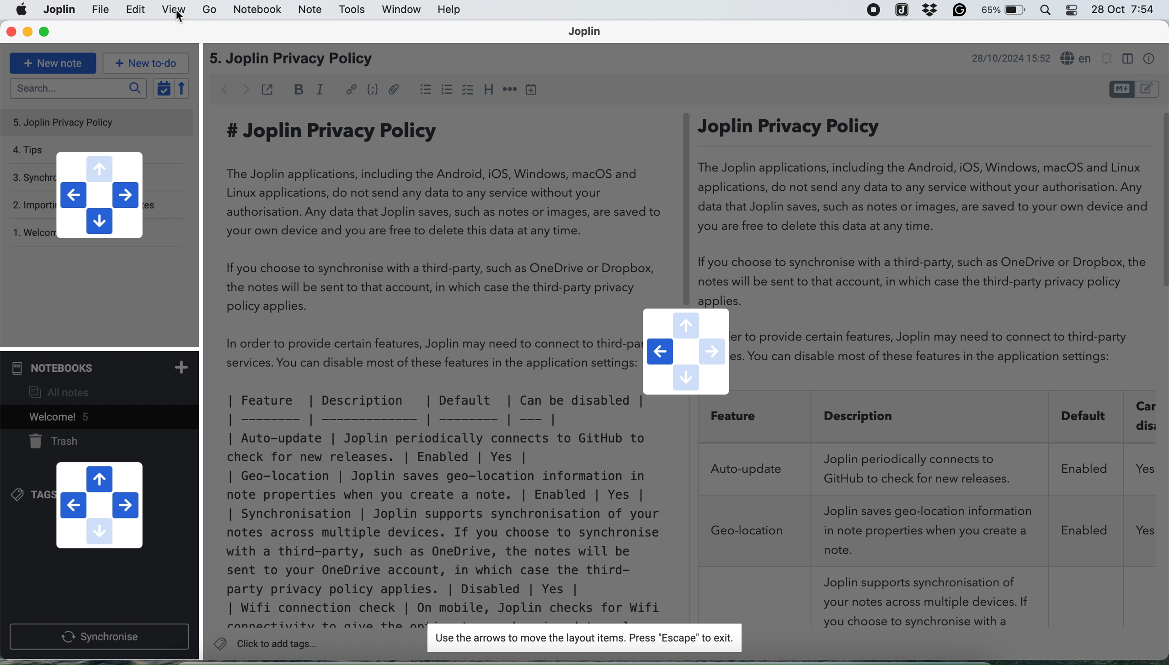 This screenshot has width=1169, height=665. Describe the element at coordinates (1123, 10) in the screenshot. I see `28 Oct 7:54` at that location.